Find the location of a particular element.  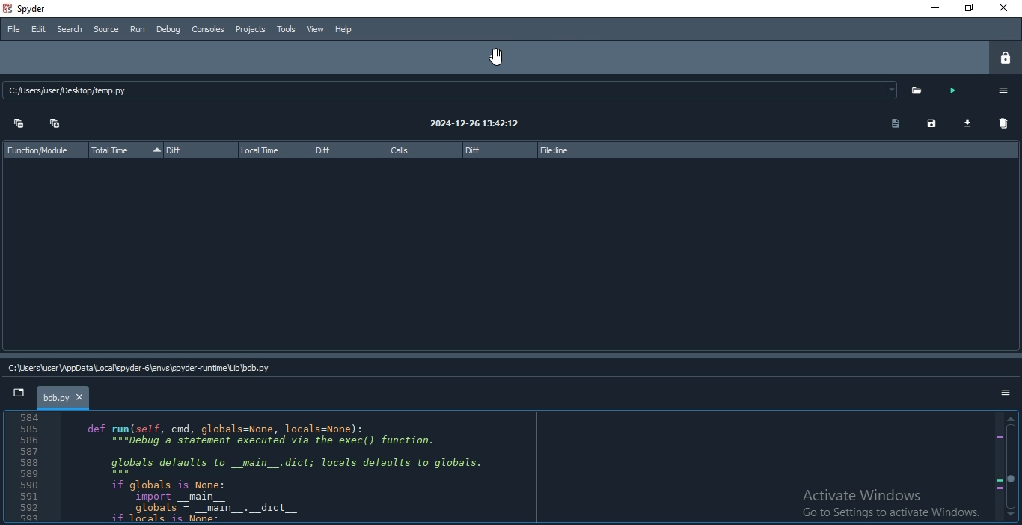

Expand is located at coordinates (59, 123).